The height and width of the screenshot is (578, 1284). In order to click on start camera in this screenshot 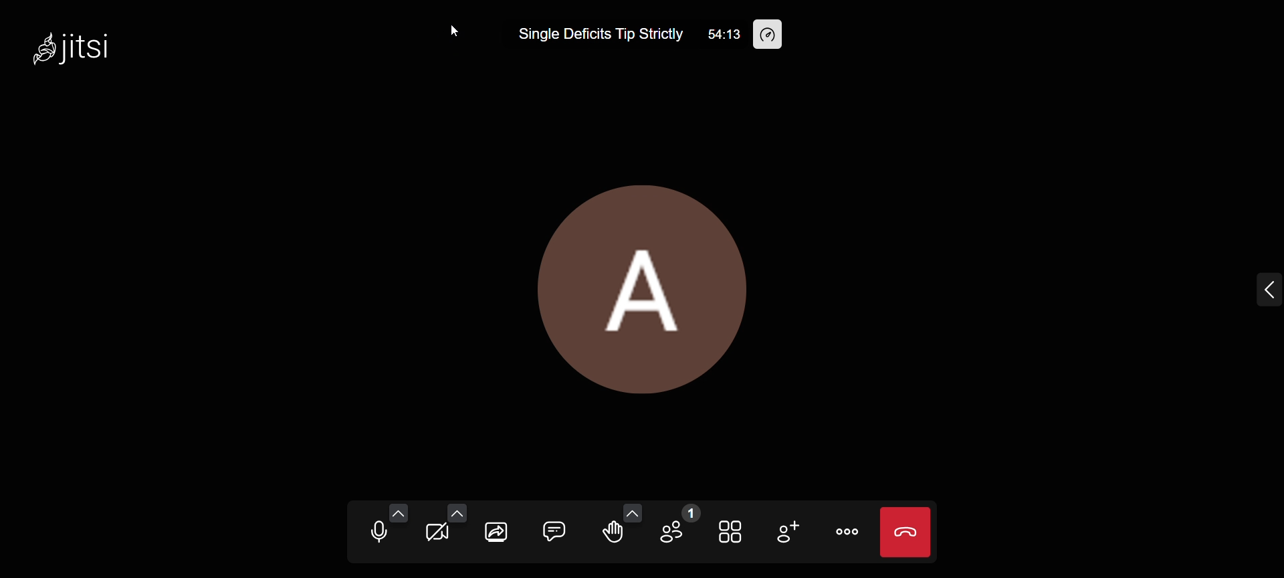, I will do `click(435, 535)`.